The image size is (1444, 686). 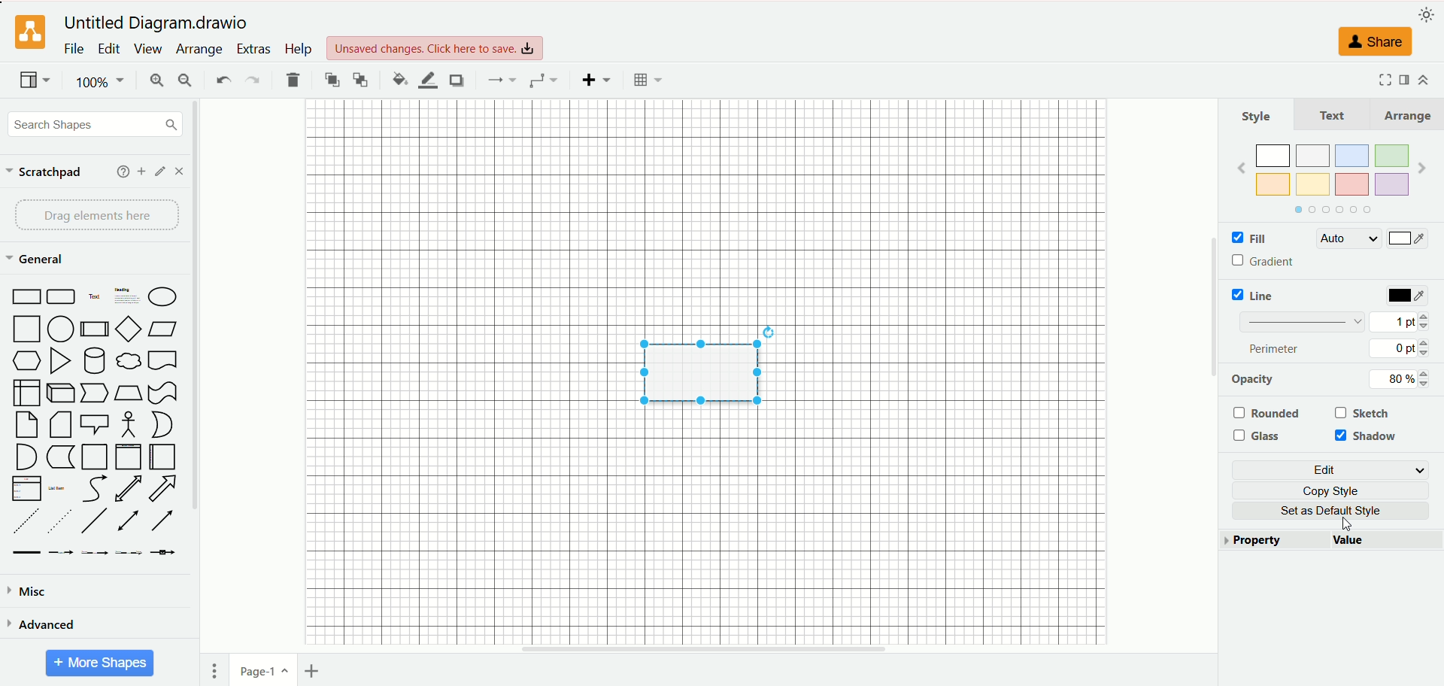 I want to click on advanced, so click(x=41, y=624).